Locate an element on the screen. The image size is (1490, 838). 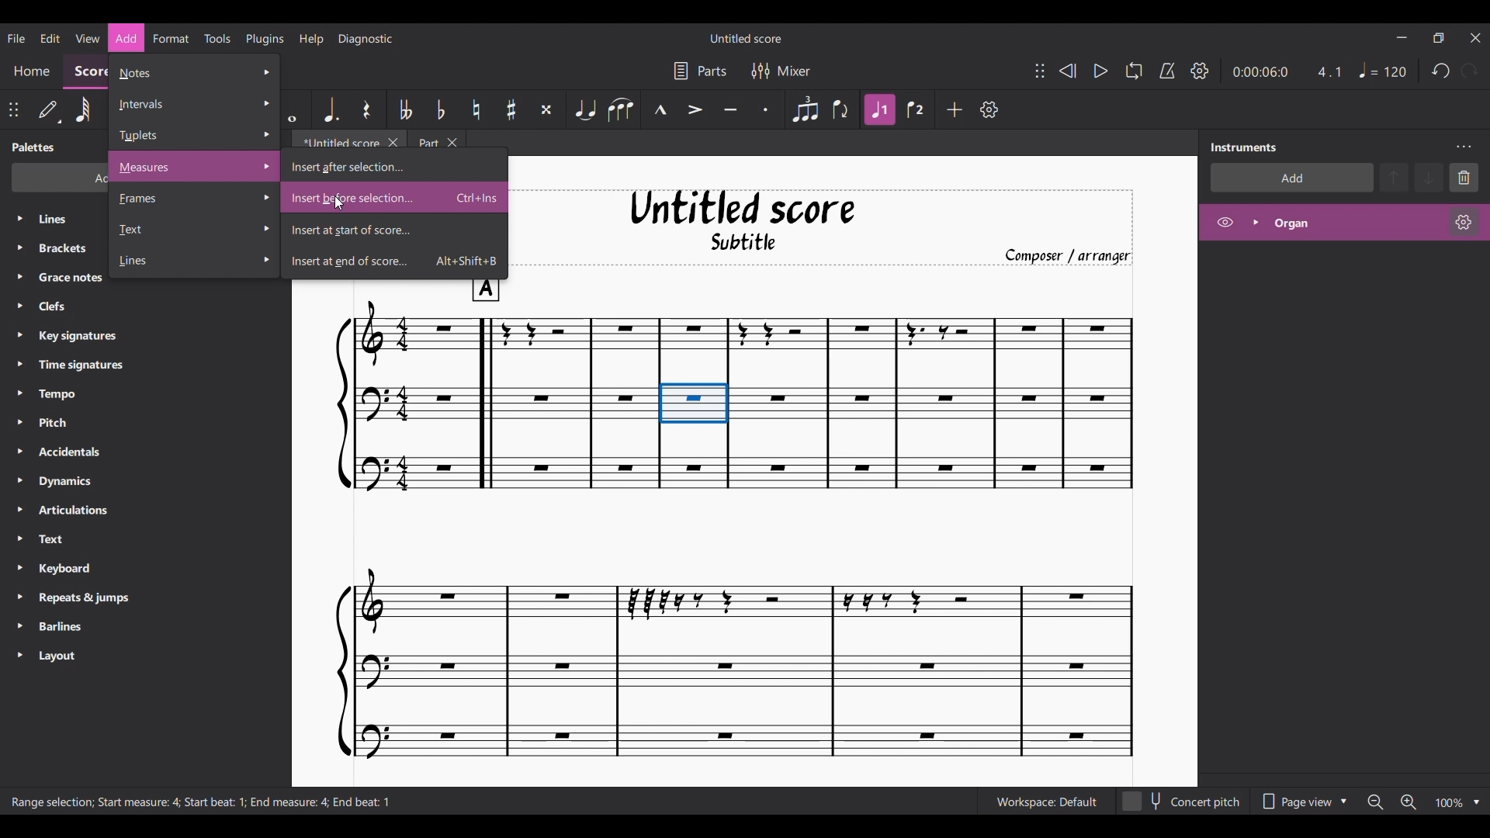
Title, sub-title, and composer name is located at coordinates (831, 224).